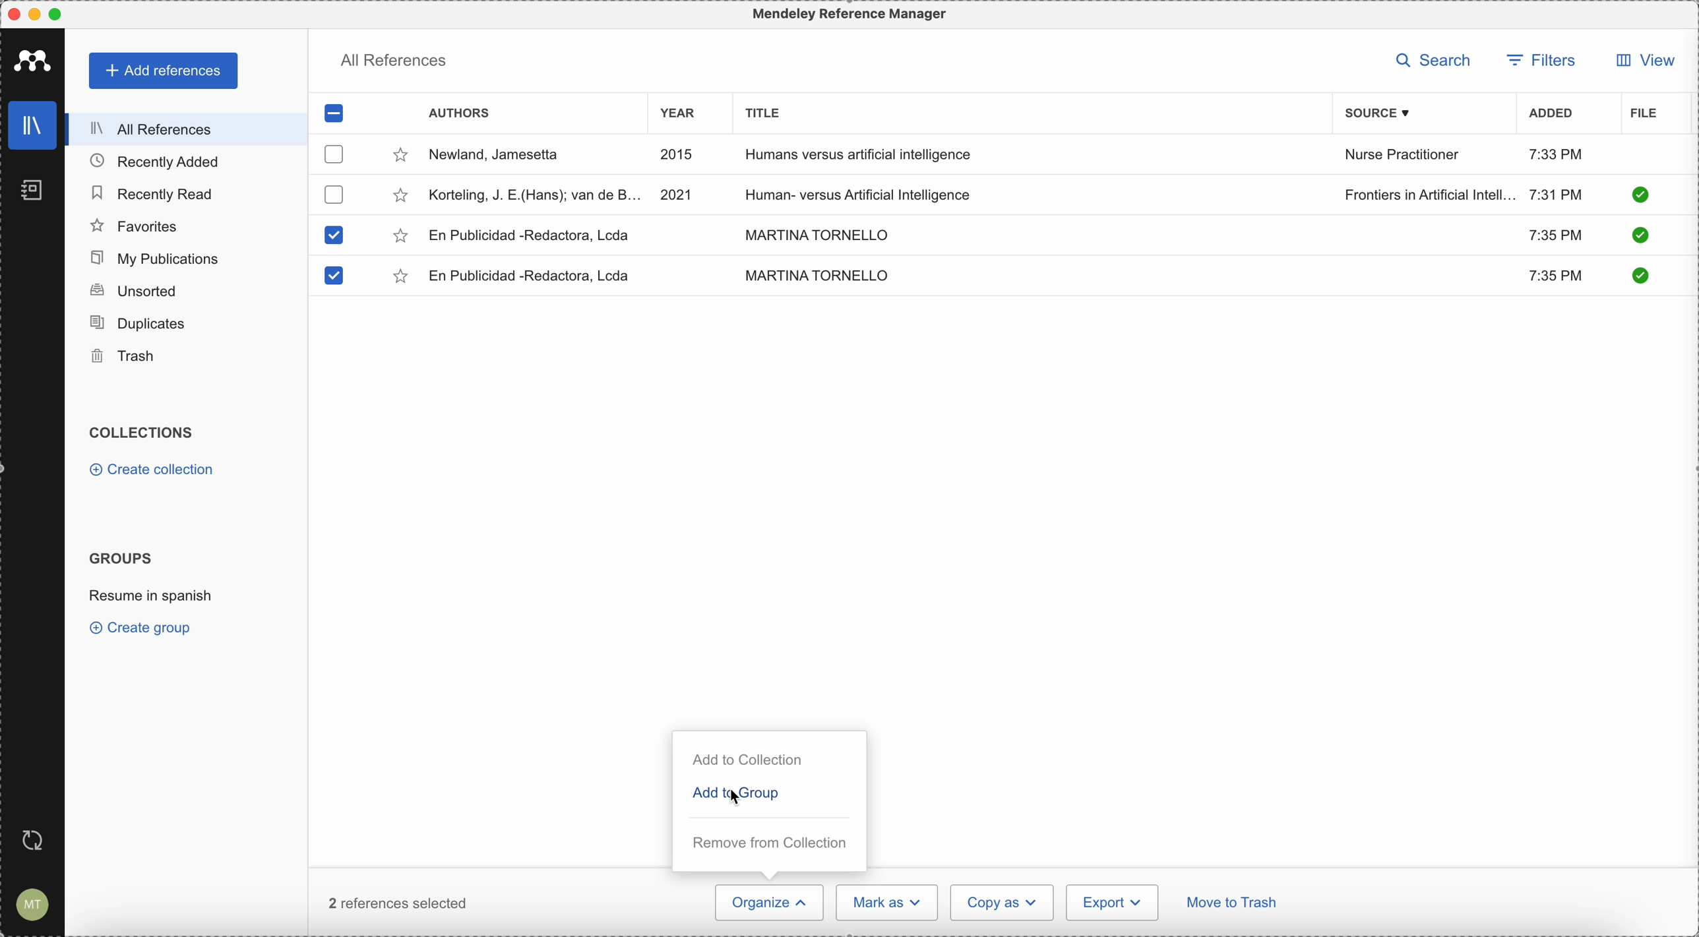  What do you see at coordinates (1644, 114) in the screenshot?
I see `file` at bounding box center [1644, 114].